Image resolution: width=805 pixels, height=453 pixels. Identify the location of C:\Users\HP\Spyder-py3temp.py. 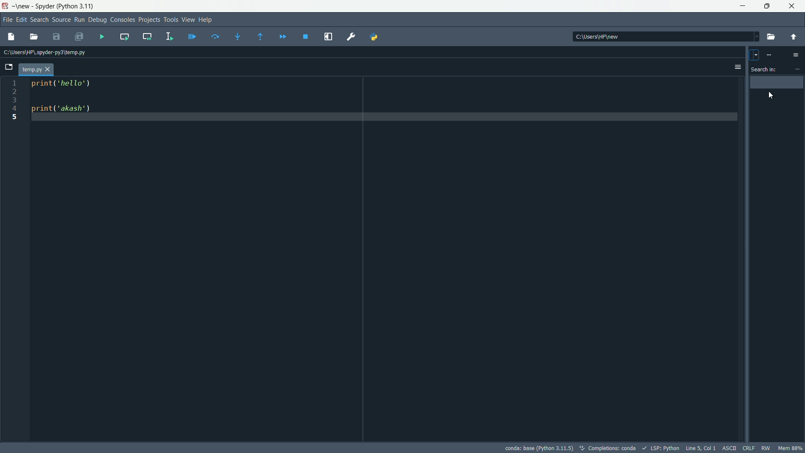
(45, 52).